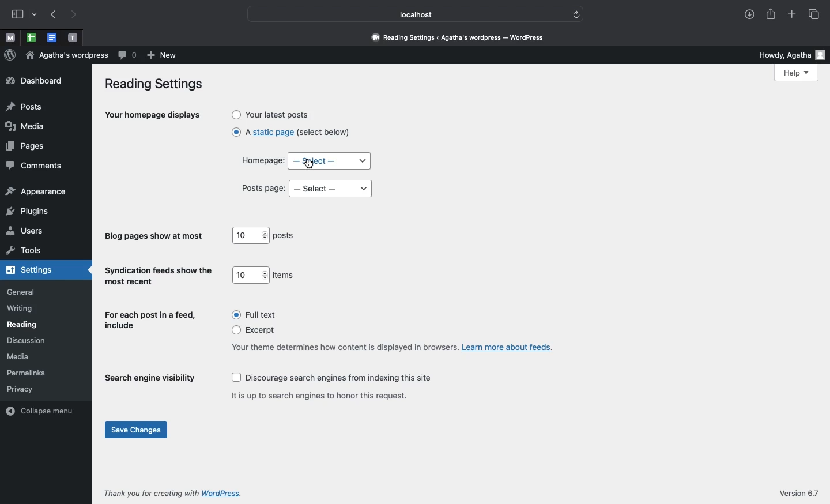  What do you see at coordinates (152, 321) in the screenshot?
I see `For each post in a feed, include` at bounding box center [152, 321].